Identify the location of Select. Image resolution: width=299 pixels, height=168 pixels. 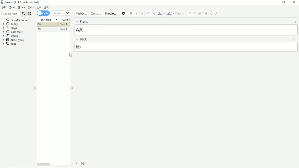
(30, 14).